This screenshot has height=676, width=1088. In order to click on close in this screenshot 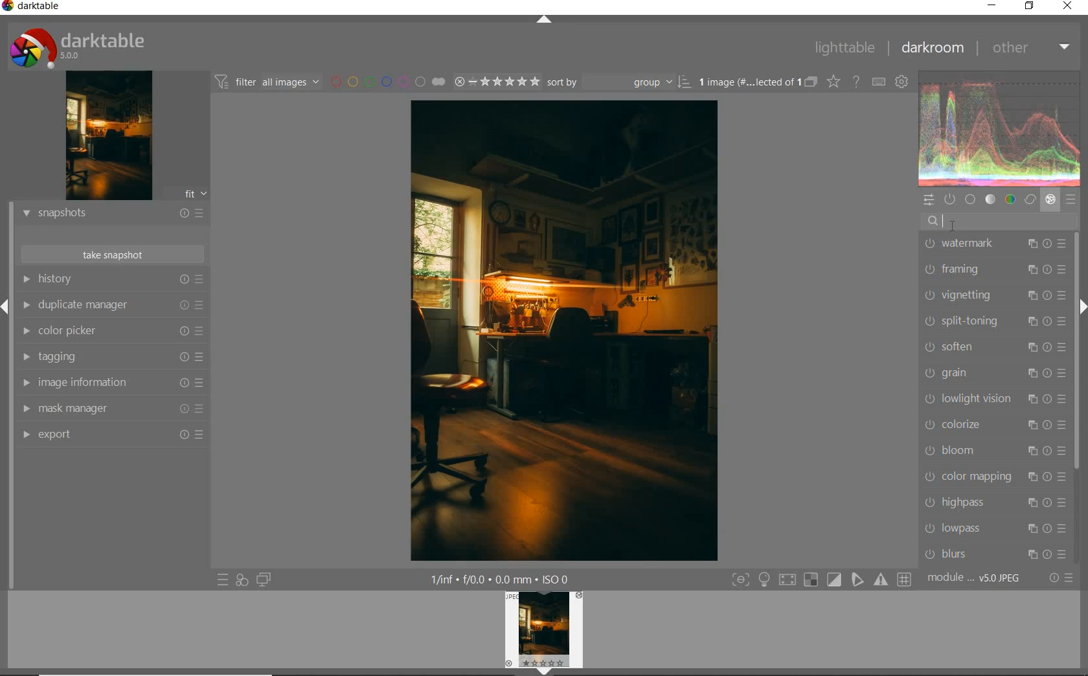, I will do `click(1068, 6)`.